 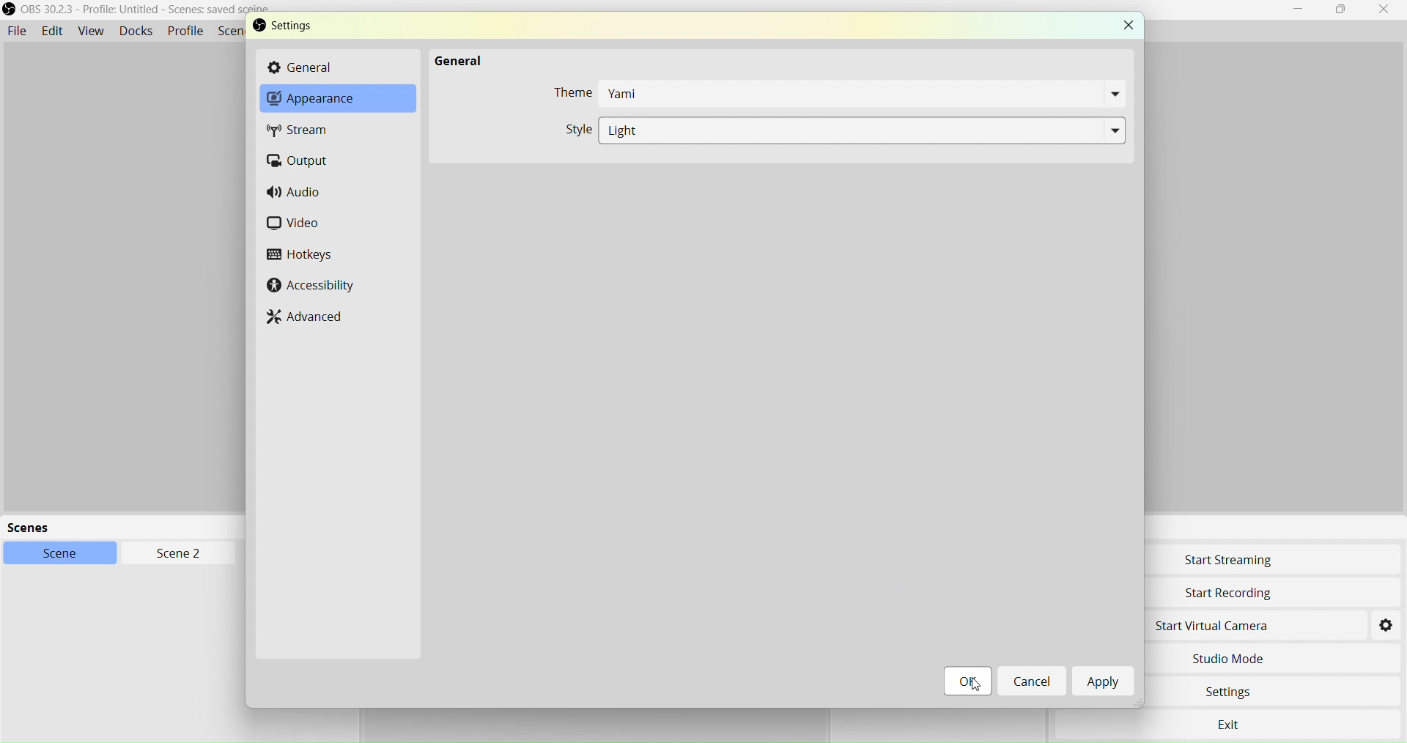 I want to click on Scenes, so click(x=161, y=526).